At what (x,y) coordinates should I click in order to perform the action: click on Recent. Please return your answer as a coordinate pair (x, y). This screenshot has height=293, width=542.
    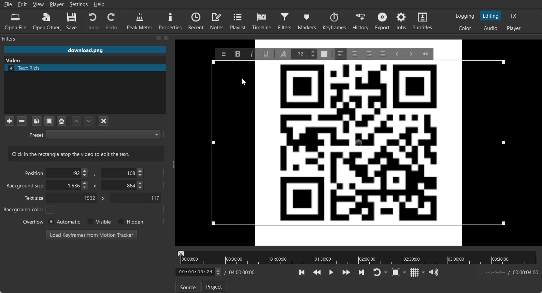
    Looking at the image, I should click on (196, 20).